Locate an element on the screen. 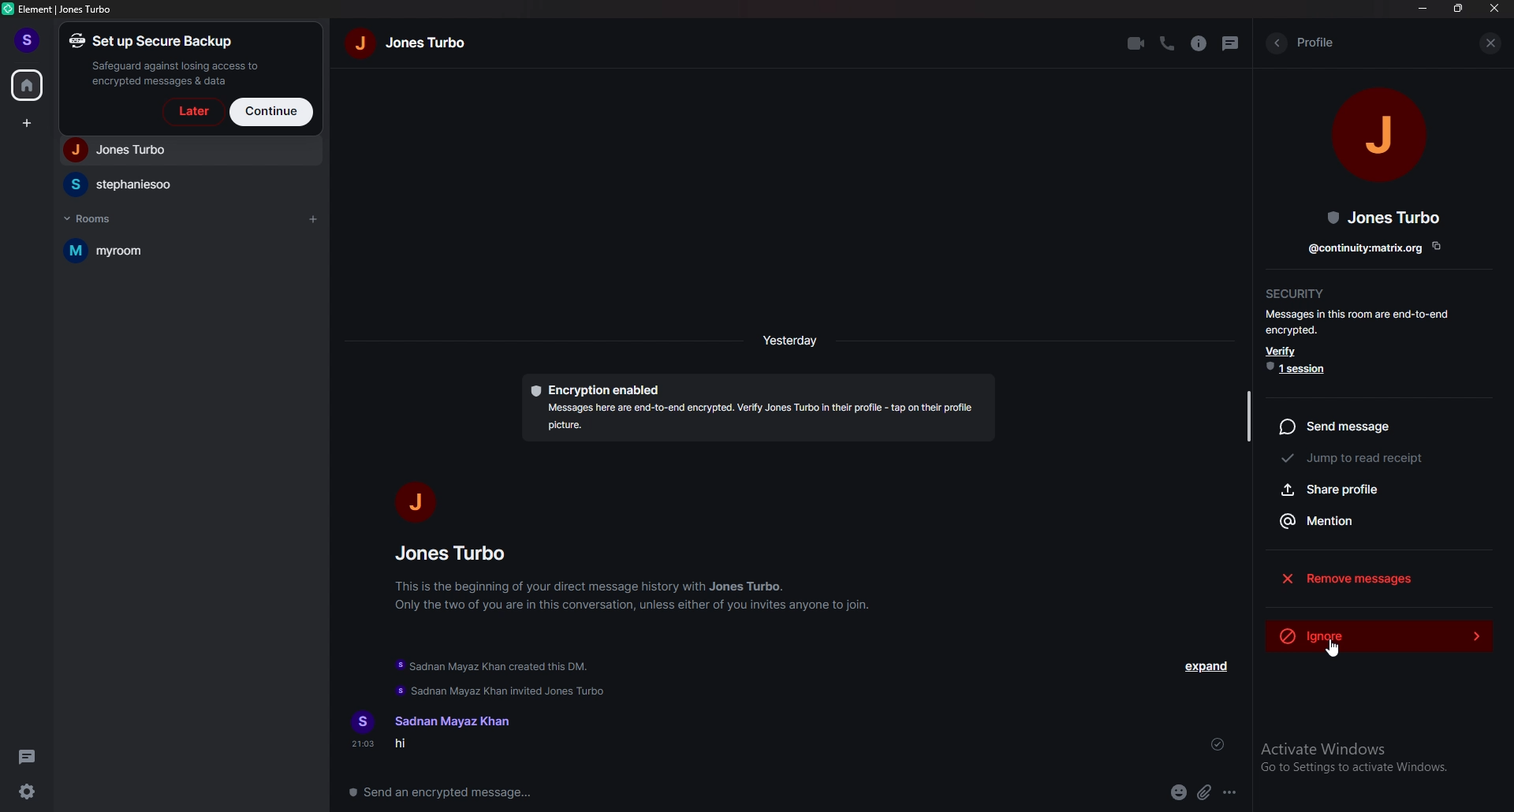 This screenshot has height=812, width=1514. add room is located at coordinates (312, 221).